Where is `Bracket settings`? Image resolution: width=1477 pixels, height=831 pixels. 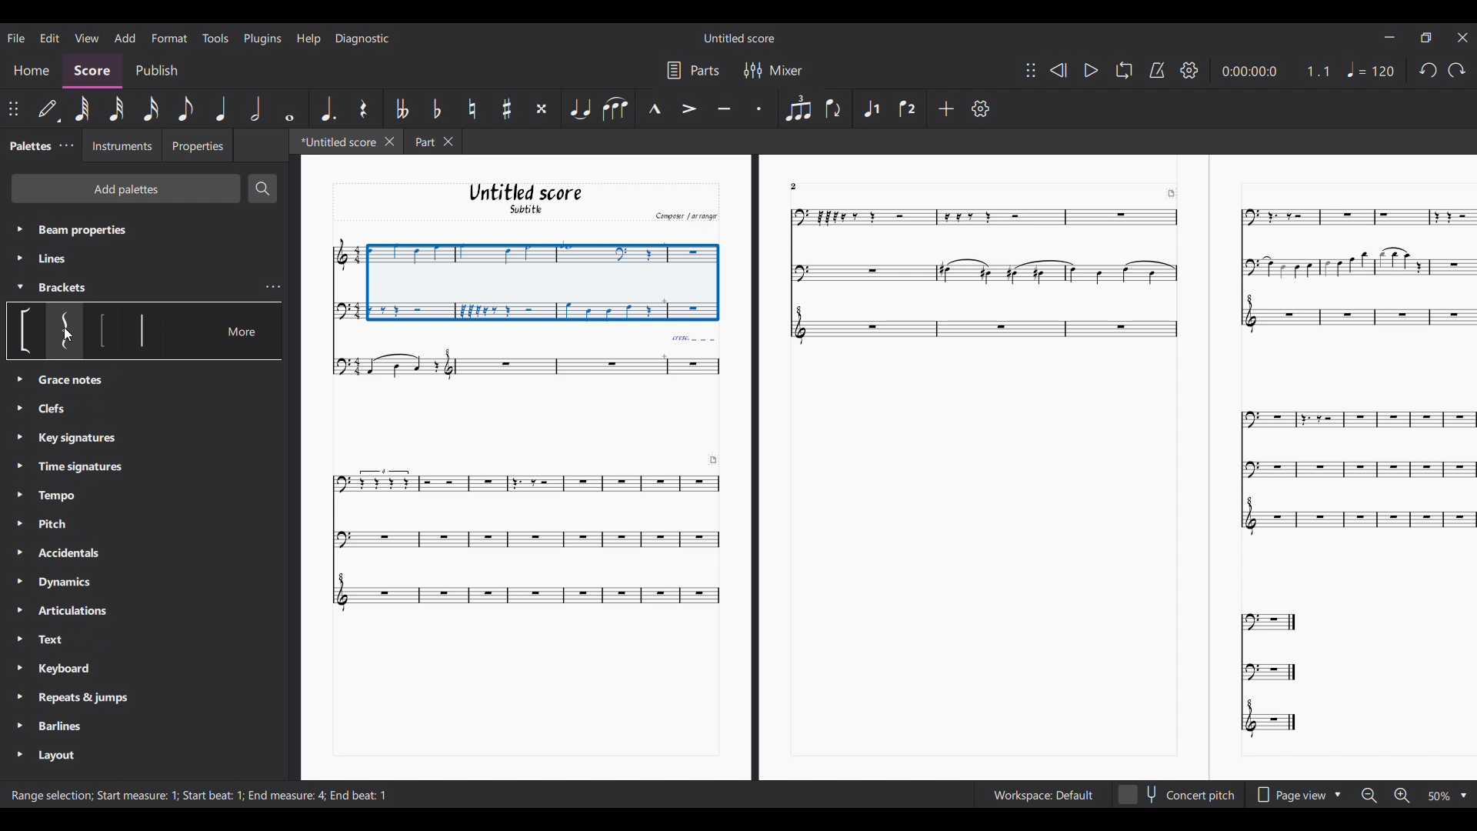
Bracket settings is located at coordinates (274, 287).